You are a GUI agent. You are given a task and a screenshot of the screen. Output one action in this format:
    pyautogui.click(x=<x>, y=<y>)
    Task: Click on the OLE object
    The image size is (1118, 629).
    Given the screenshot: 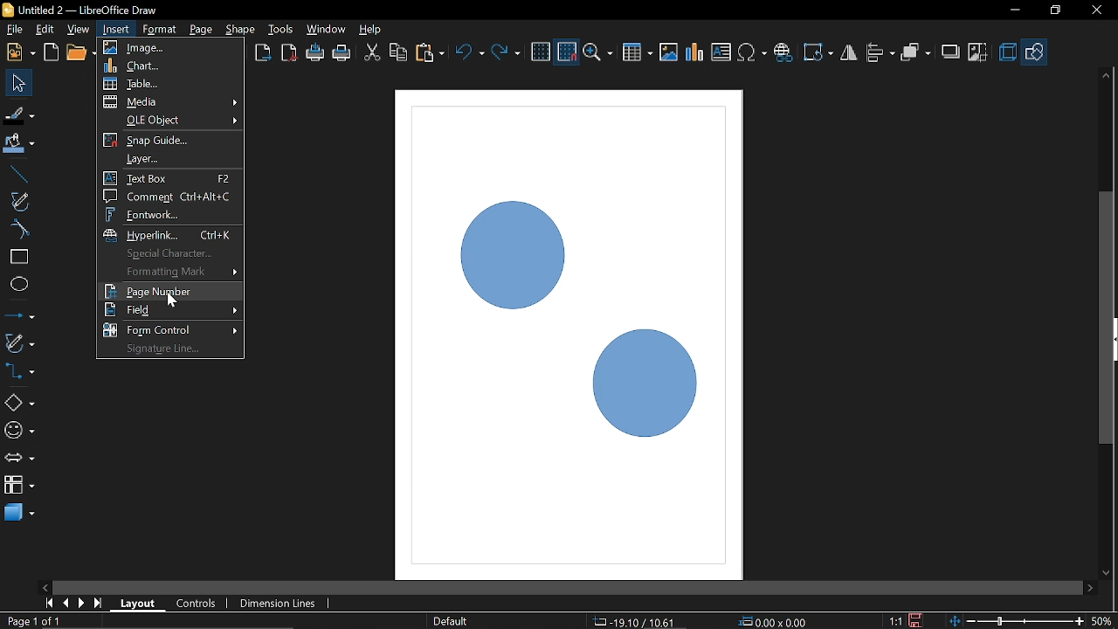 What is the action you would take?
    pyautogui.click(x=170, y=121)
    